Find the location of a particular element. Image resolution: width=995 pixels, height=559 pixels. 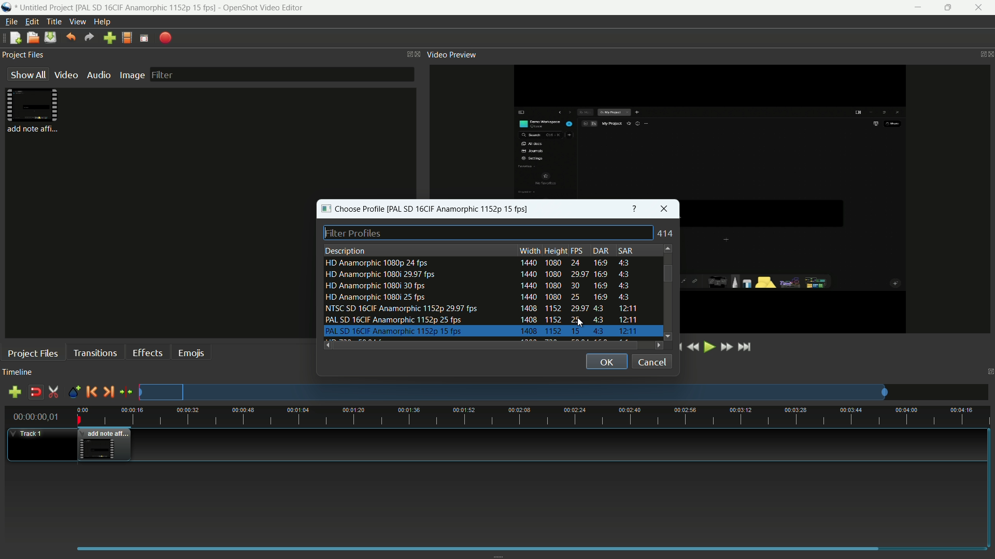

save file is located at coordinates (51, 38).